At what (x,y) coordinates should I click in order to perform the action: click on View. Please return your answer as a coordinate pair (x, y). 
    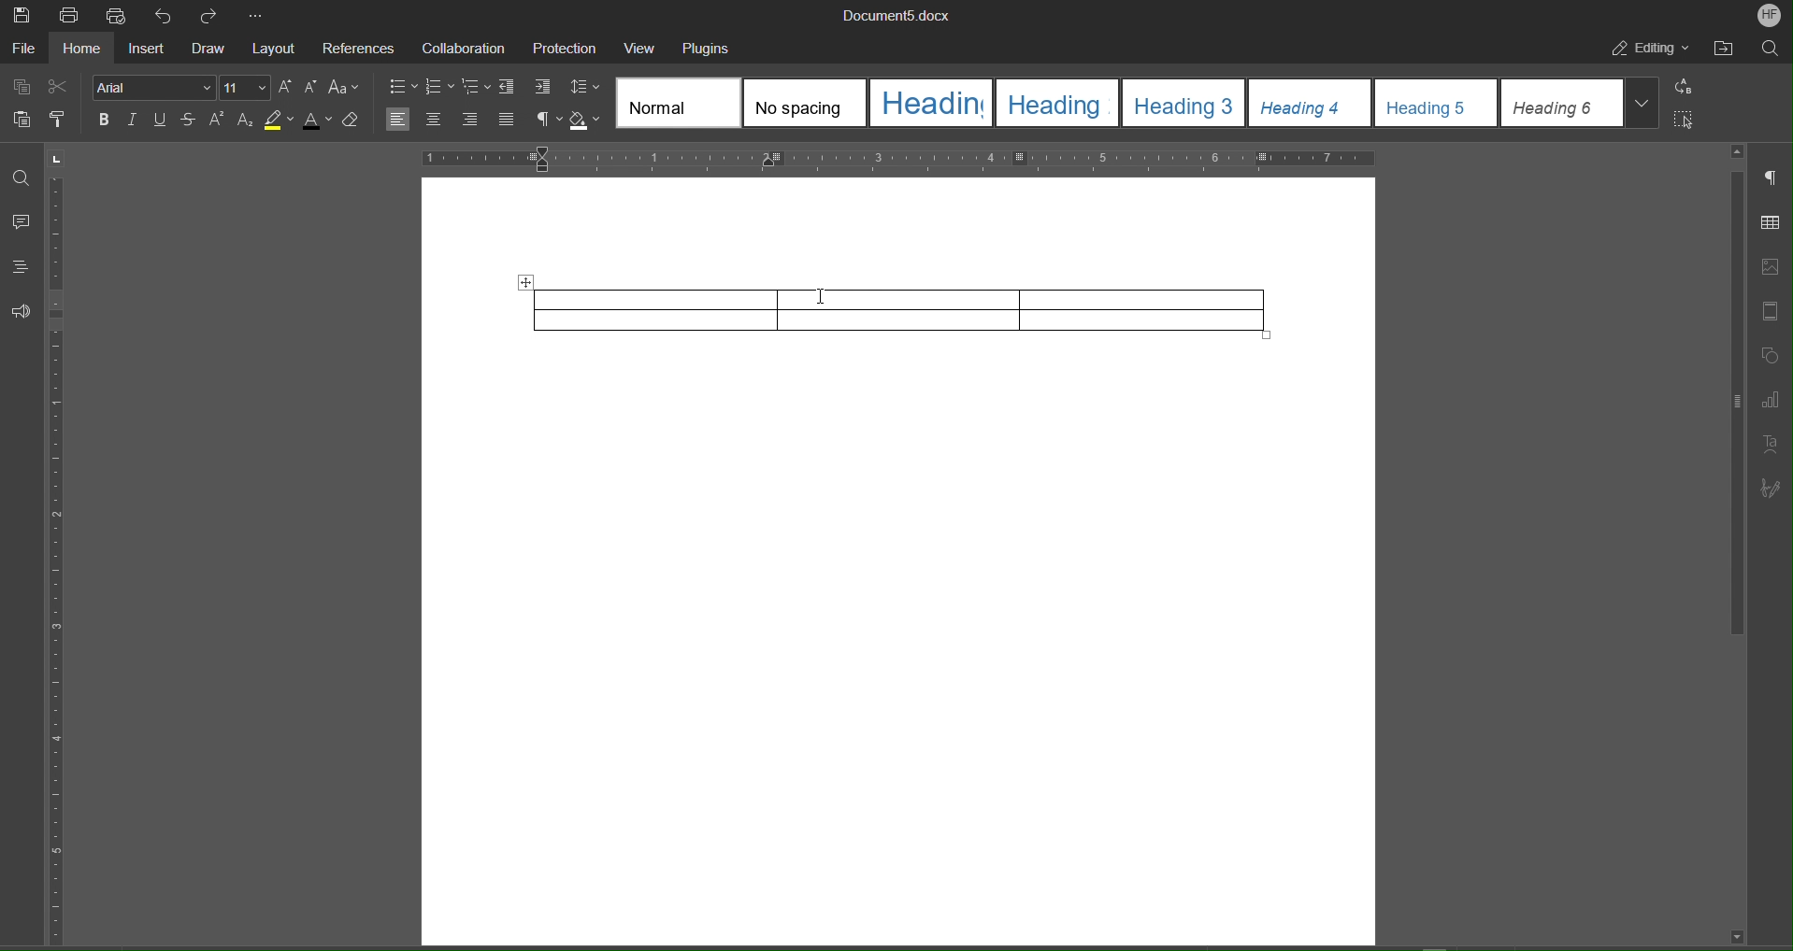
    Looking at the image, I should click on (644, 48).